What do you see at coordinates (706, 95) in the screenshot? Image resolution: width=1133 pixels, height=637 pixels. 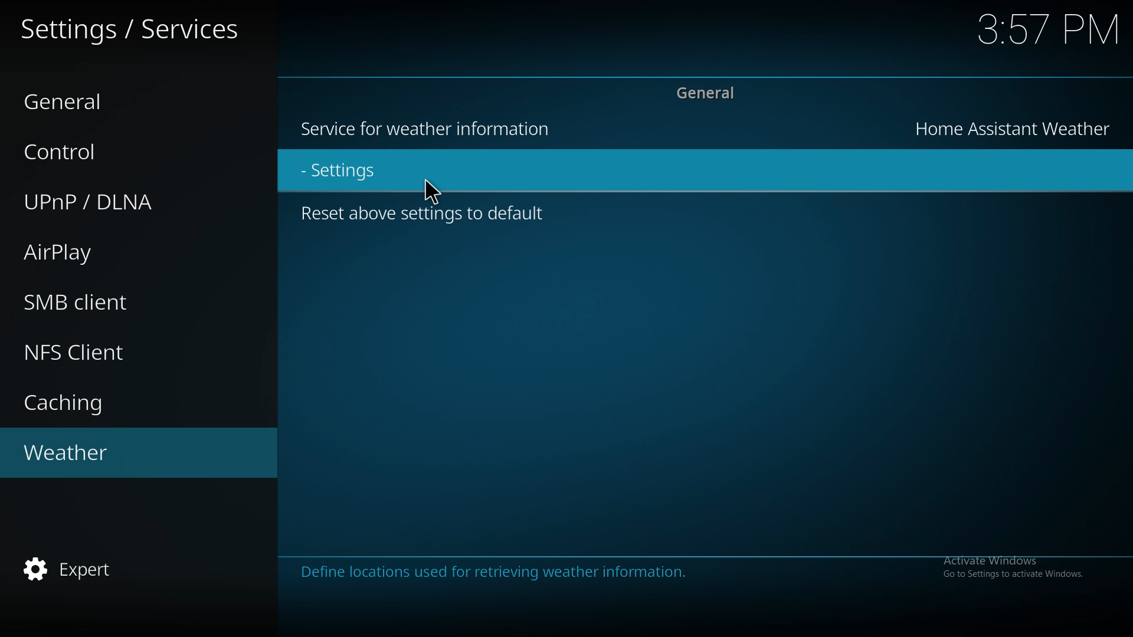 I see `general` at bounding box center [706, 95].